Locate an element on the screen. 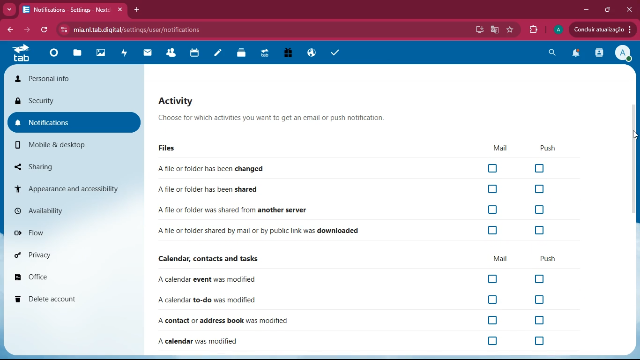 The width and height of the screenshot is (640, 360). off is located at coordinates (492, 279).